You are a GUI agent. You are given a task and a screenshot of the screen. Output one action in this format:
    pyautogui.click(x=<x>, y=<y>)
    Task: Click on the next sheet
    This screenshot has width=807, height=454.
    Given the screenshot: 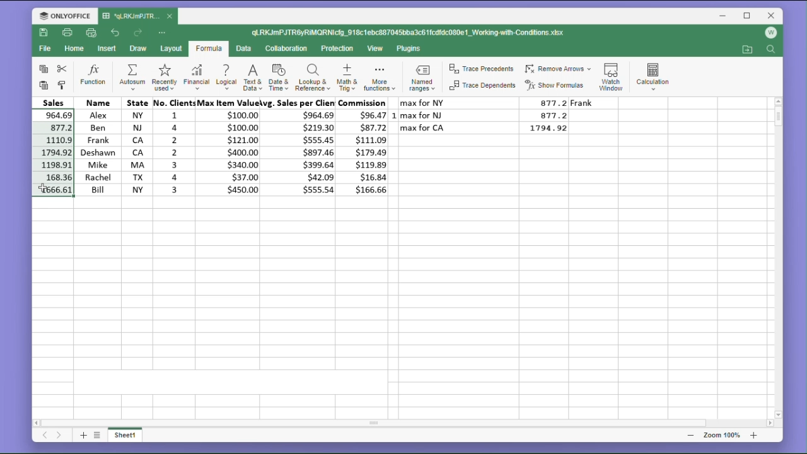 What is the action you would take?
    pyautogui.click(x=59, y=436)
    